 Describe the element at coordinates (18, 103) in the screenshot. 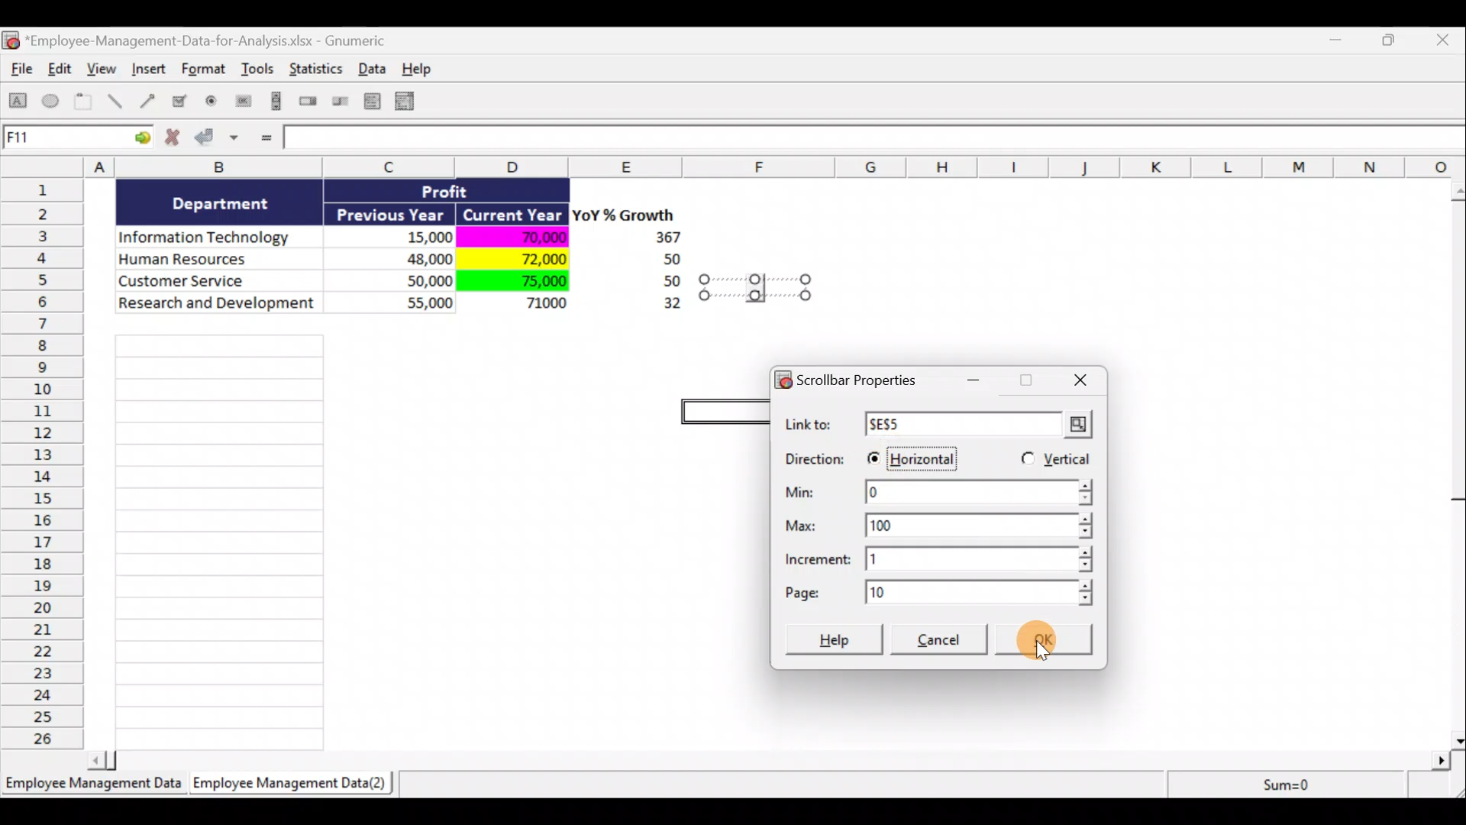

I see `Create a rectangle object` at that location.